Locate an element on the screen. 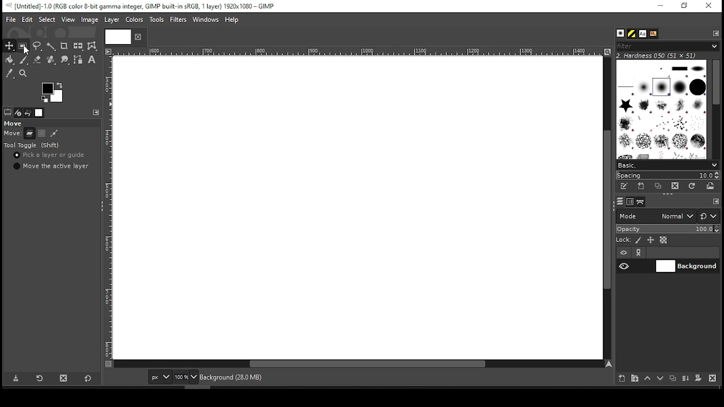 This screenshot has height=407, width=724. background (28.0mb) is located at coordinates (231, 378).